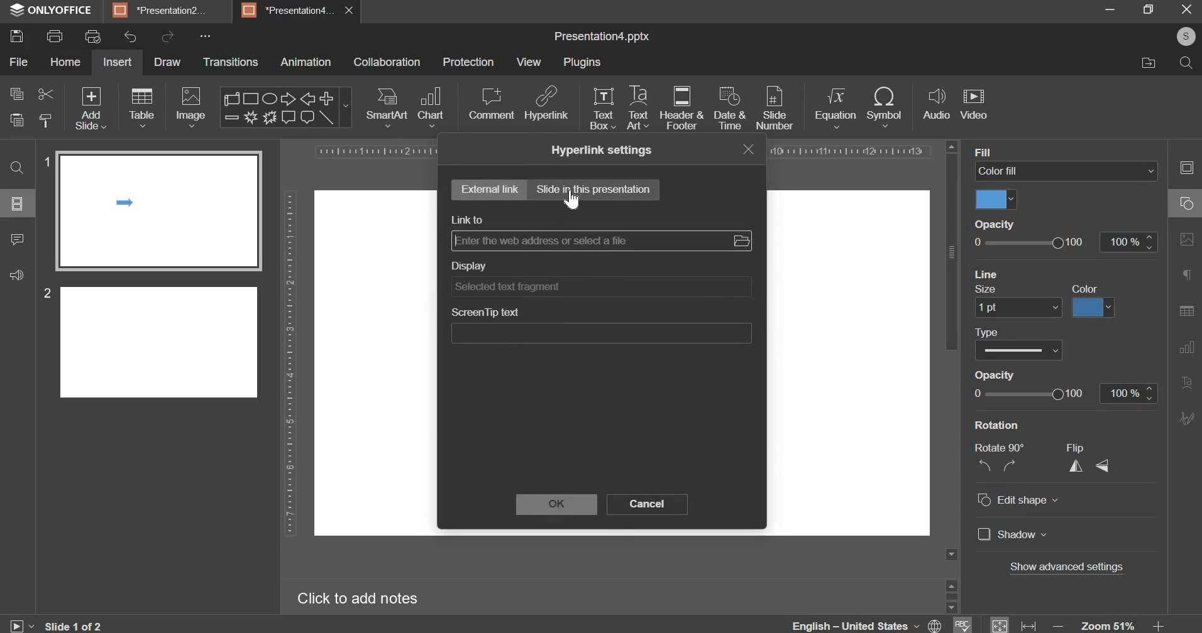 The width and height of the screenshot is (1202, 633). Describe the element at coordinates (19, 38) in the screenshot. I see `save` at that location.